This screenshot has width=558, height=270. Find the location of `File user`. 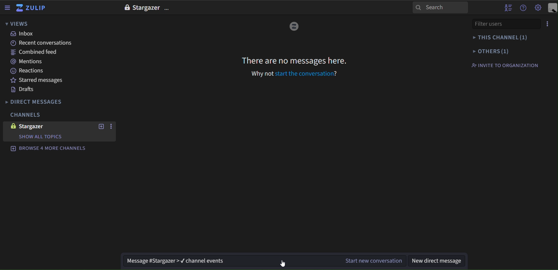

File user is located at coordinates (498, 24).